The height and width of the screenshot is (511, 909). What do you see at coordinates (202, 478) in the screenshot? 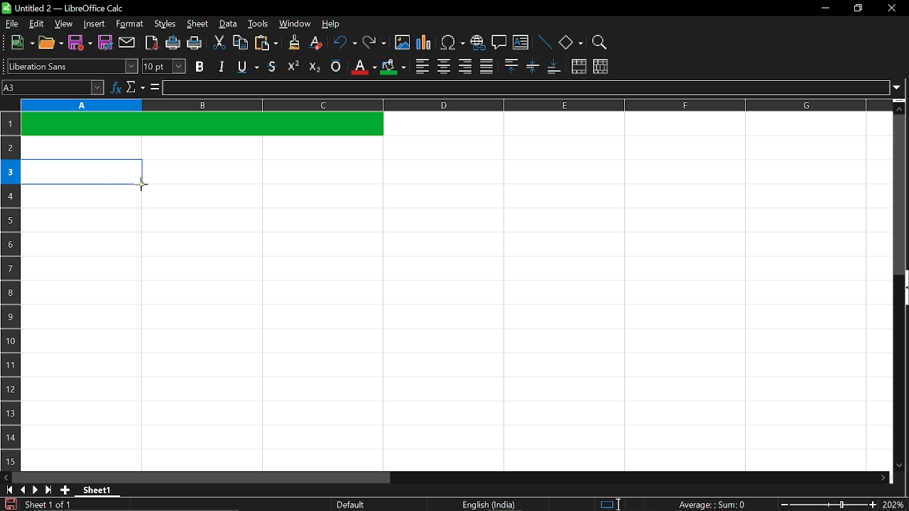
I see `horizontal scrollbar` at bounding box center [202, 478].